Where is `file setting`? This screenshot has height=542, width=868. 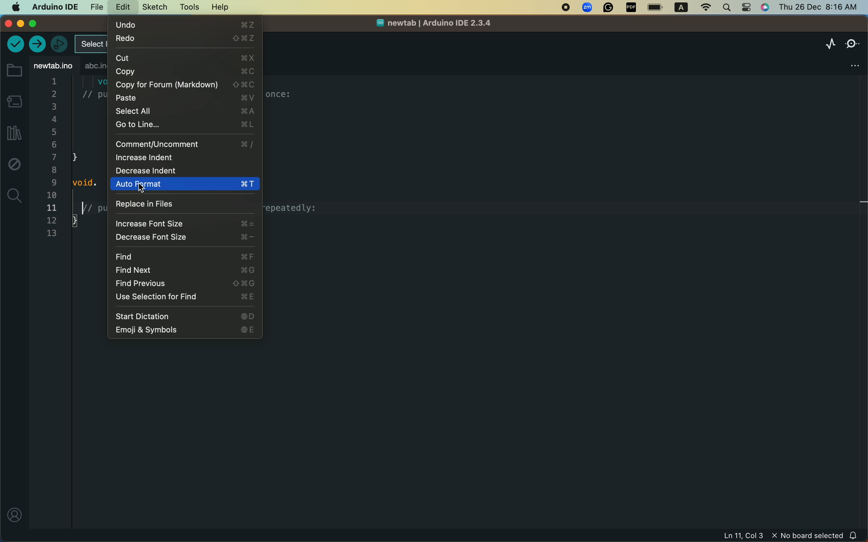
file setting is located at coordinates (846, 63).